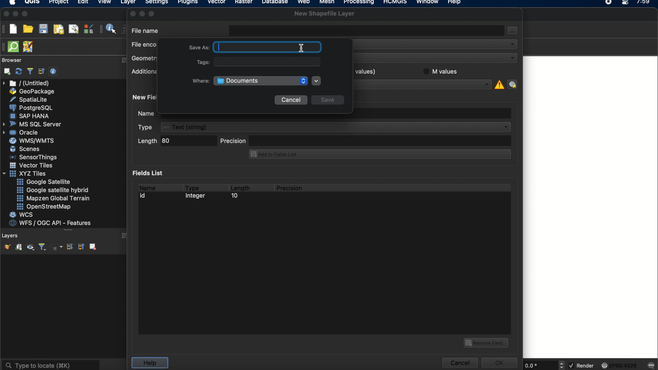 The width and height of the screenshot is (658, 370). I want to click on cancel, so click(459, 363).